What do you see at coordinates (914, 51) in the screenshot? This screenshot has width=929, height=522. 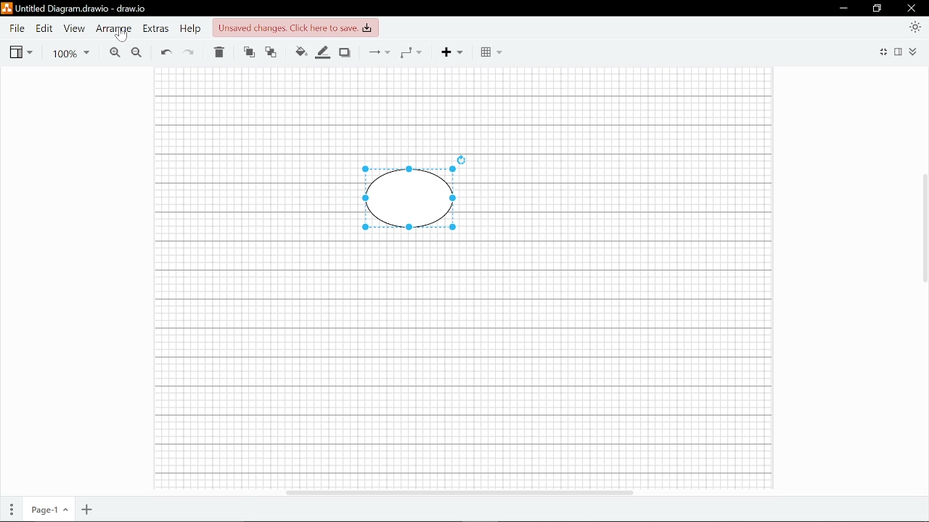 I see `Expand/collapse` at bounding box center [914, 51].